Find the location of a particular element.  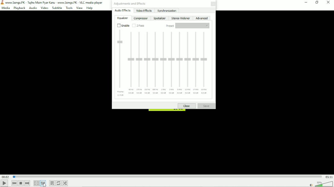

Toggle playlist is located at coordinates (52, 183).